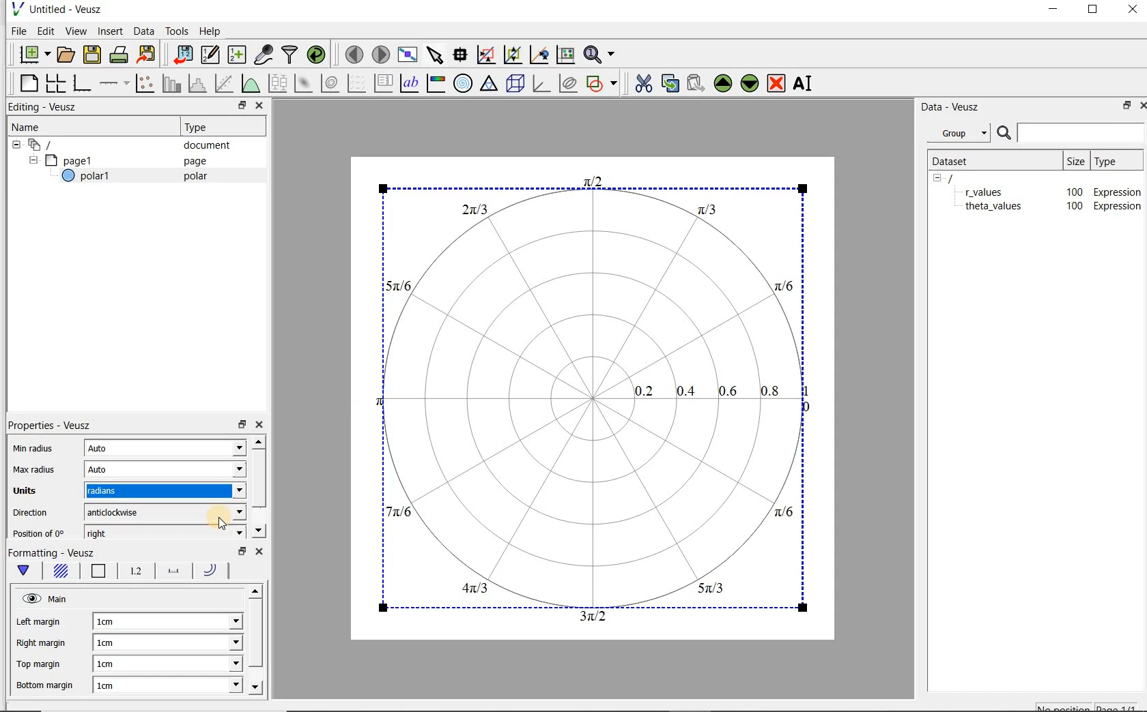 The height and width of the screenshot is (712, 1147). I want to click on Plot points with lines and error bars, so click(146, 83).